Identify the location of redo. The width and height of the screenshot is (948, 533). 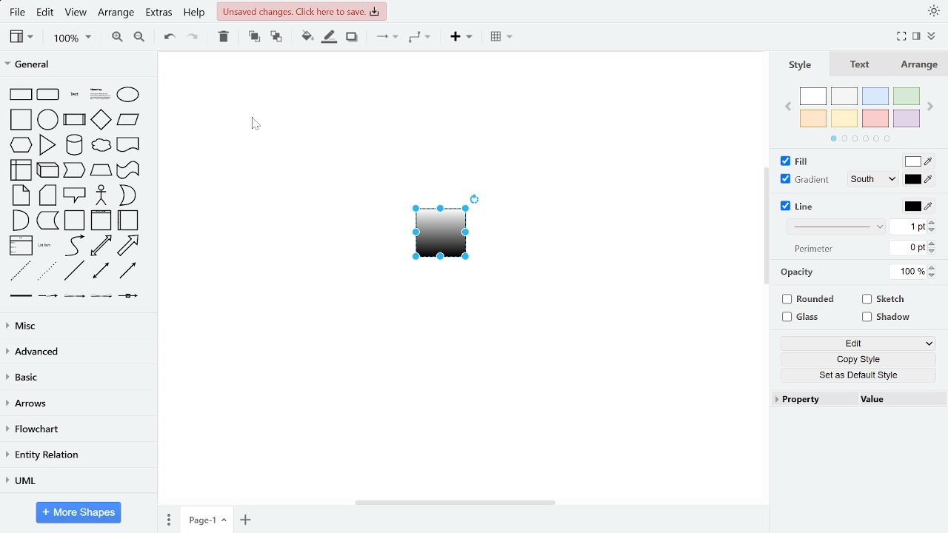
(194, 38).